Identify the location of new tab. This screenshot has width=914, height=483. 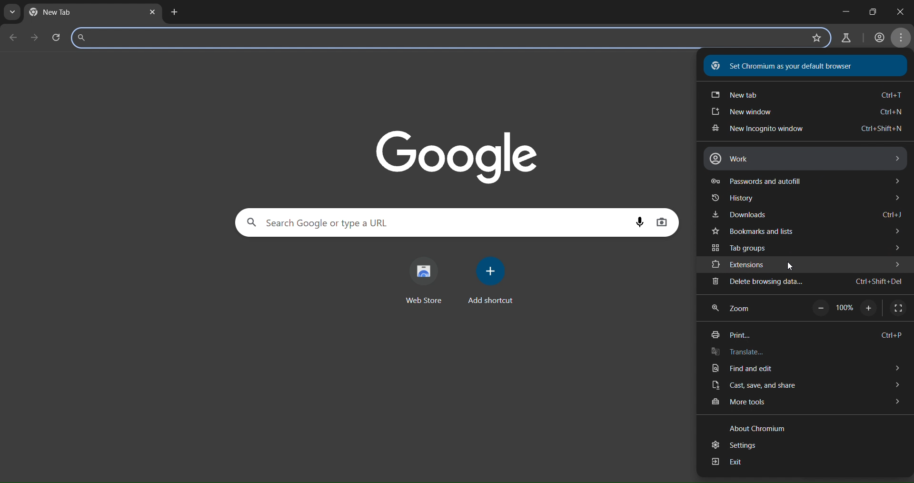
(60, 13).